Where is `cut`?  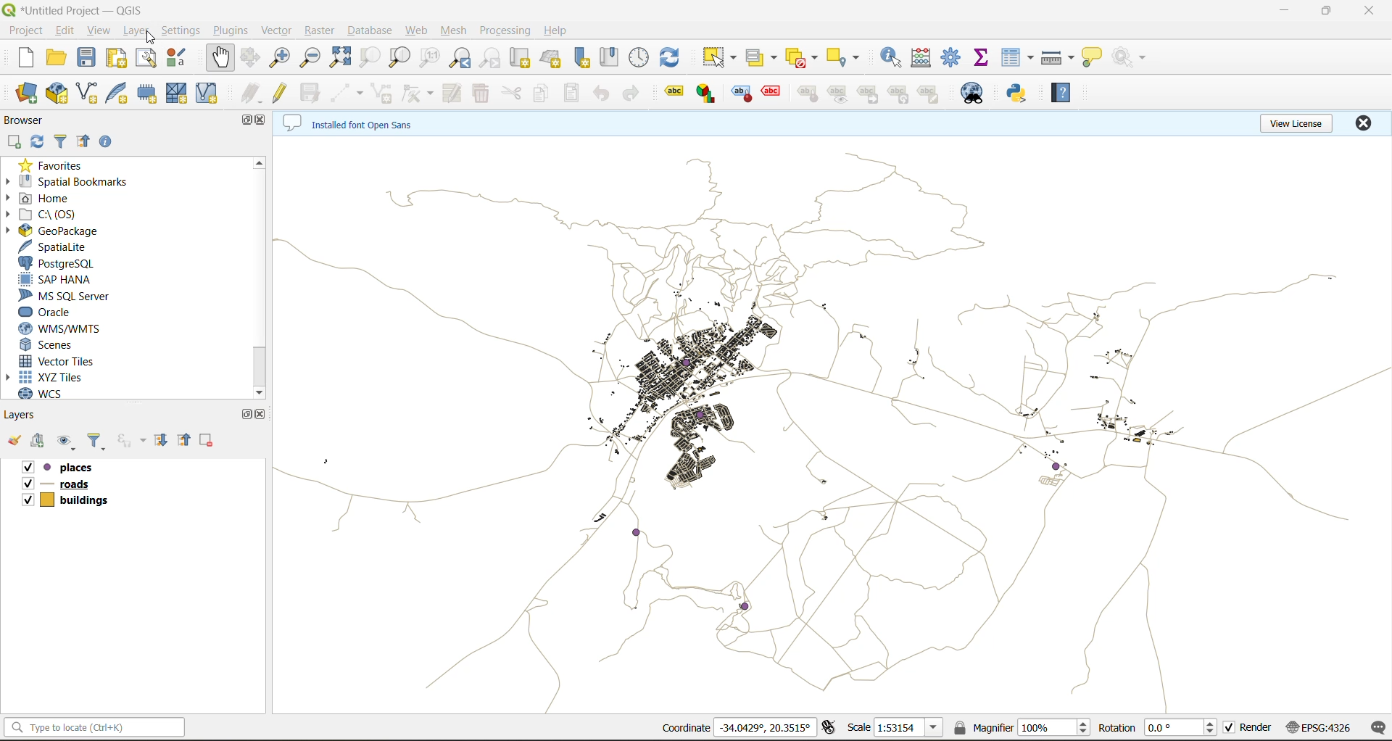 cut is located at coordinates (515, 94).